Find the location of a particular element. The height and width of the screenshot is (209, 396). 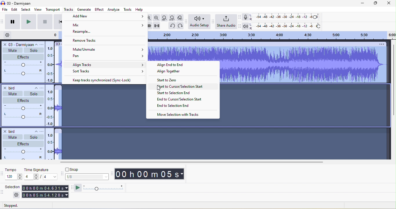

snap is located at coordinates (86, 169).